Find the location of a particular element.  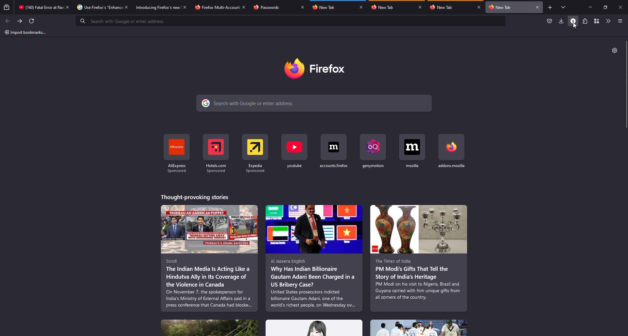

settings is located at coordinates (613, 50).